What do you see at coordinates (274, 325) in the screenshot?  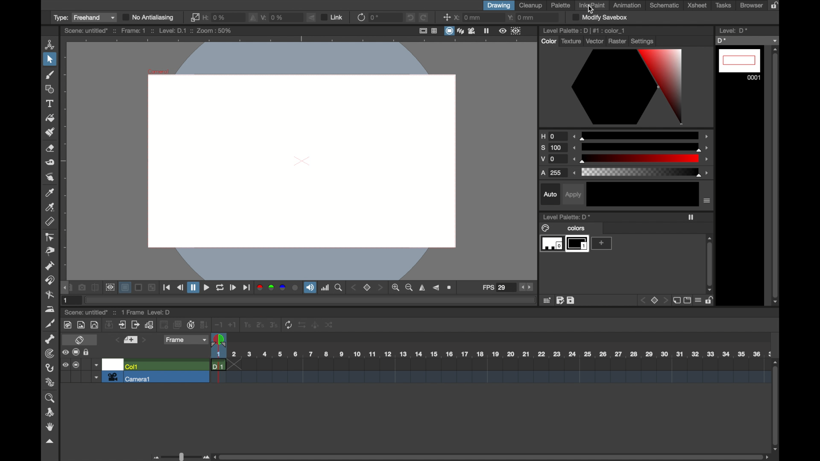 I see `3` at bounding box center [274, 325].